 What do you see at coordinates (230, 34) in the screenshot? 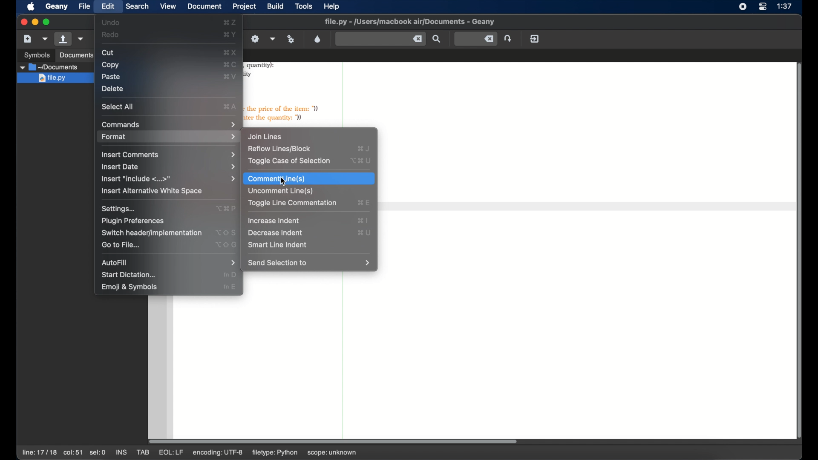
I see `redo shortcut` at bounding box center [230, 34].